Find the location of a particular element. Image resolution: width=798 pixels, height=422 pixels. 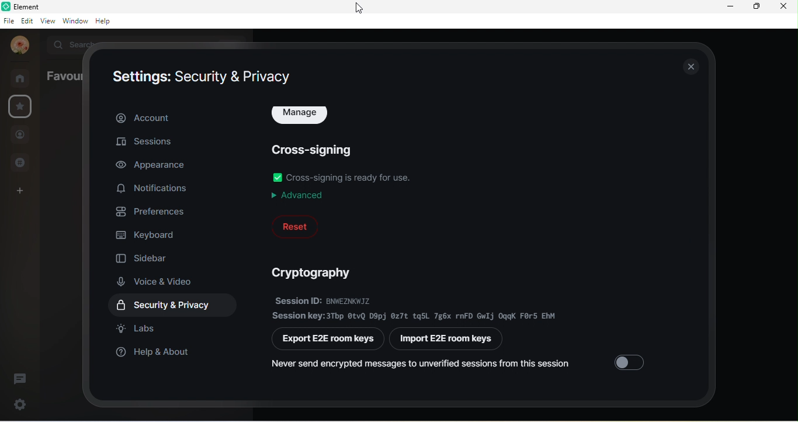

help is located at coordinates (106, 21).